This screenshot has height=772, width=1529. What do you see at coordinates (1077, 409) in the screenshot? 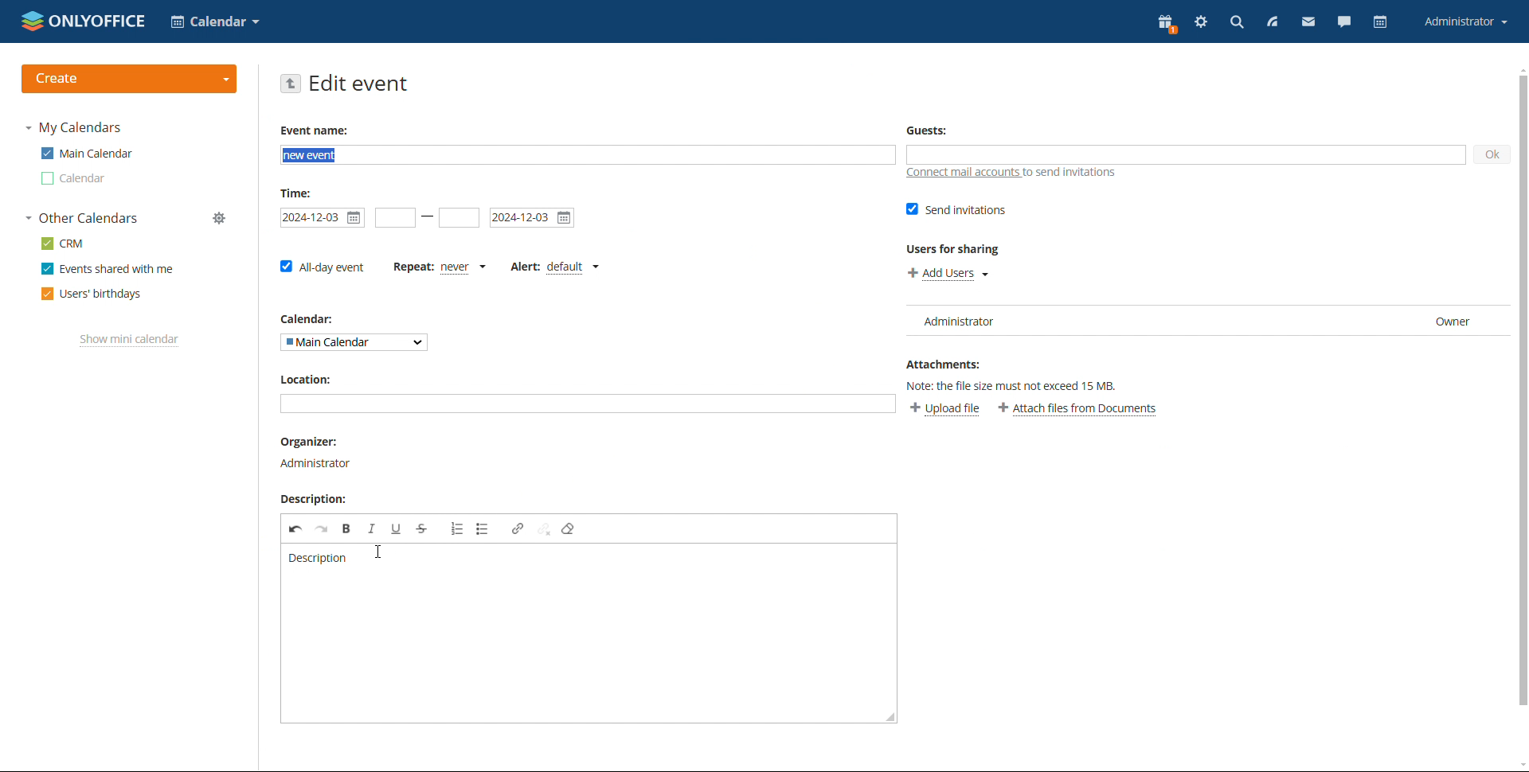
I see `attach file from documents` at bounding box center [1077, 409].